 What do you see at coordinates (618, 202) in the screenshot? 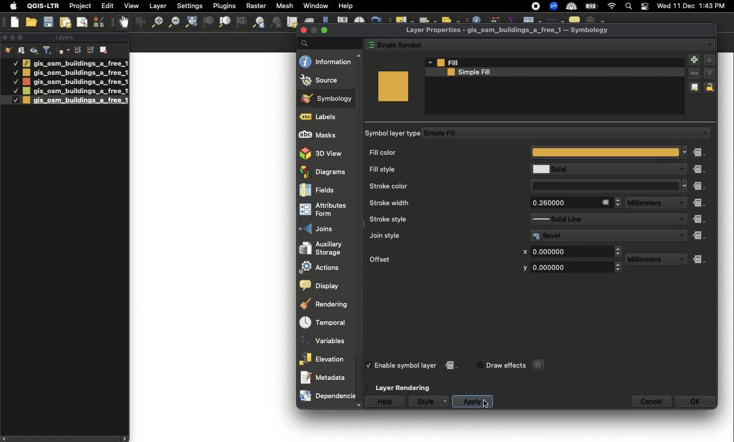
I see `Drop down` at bounding box center [618, 202].